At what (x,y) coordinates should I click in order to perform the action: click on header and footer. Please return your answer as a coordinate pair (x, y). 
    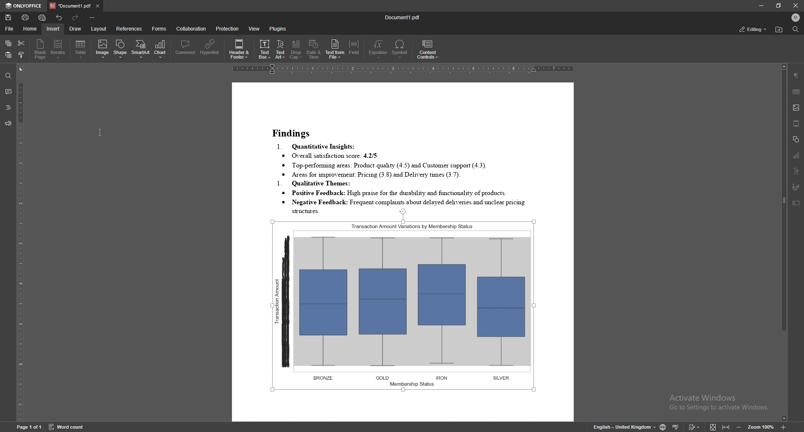
    Looking at the image, I should click on (240, 49).